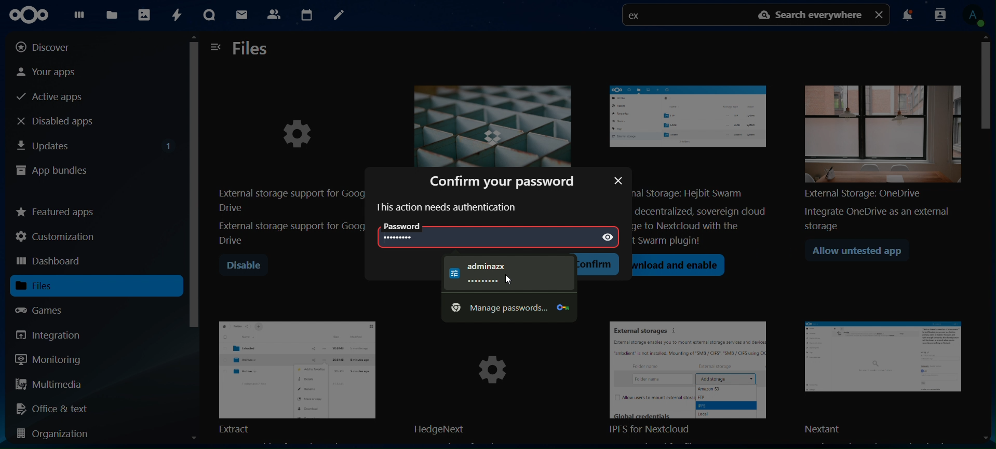 The width and height of the screenshot is (996, 449). What do you see at coordinates (338, 16) in the screenshot?
I see `notes` at bounding box center [338, 16].